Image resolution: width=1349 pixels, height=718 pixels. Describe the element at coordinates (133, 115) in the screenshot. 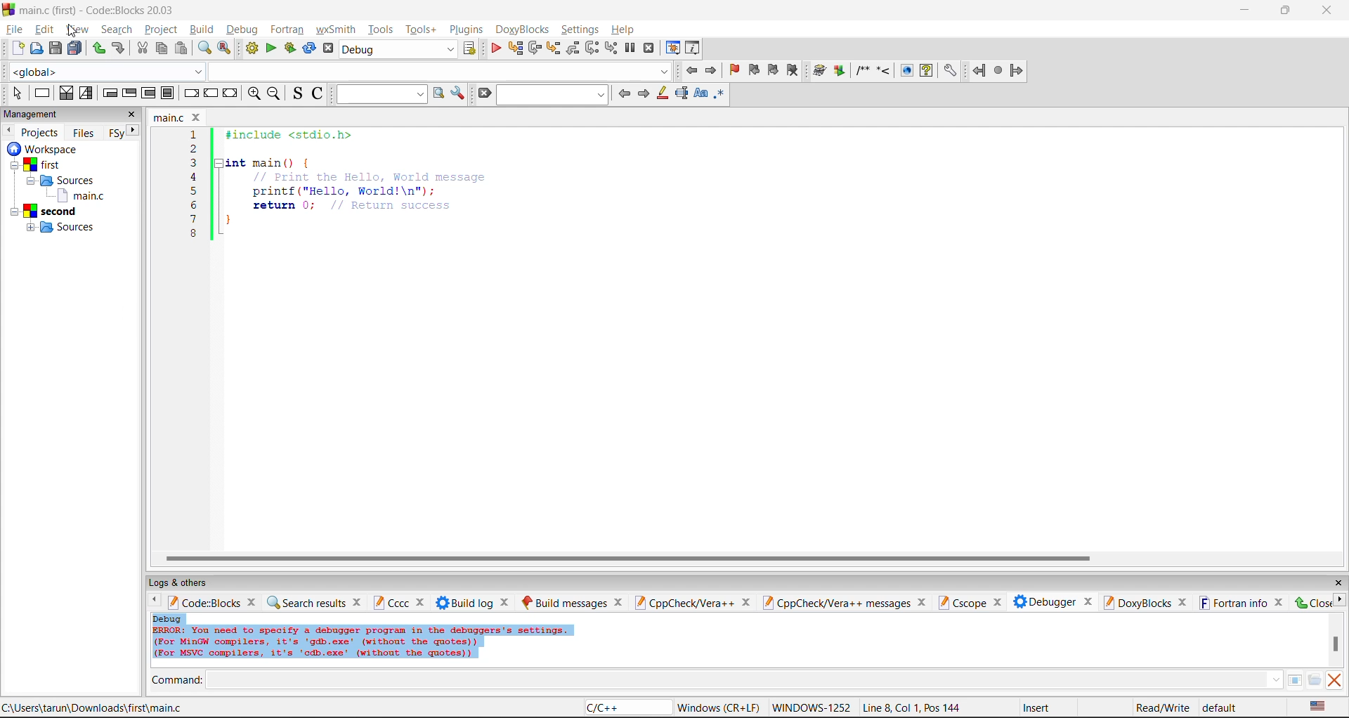

I see `close` at that location.